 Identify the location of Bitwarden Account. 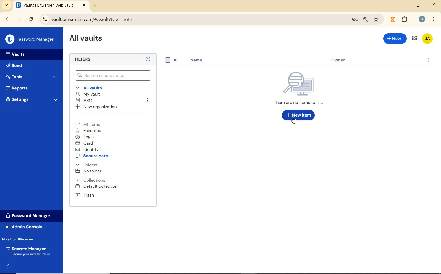
(428, 39).